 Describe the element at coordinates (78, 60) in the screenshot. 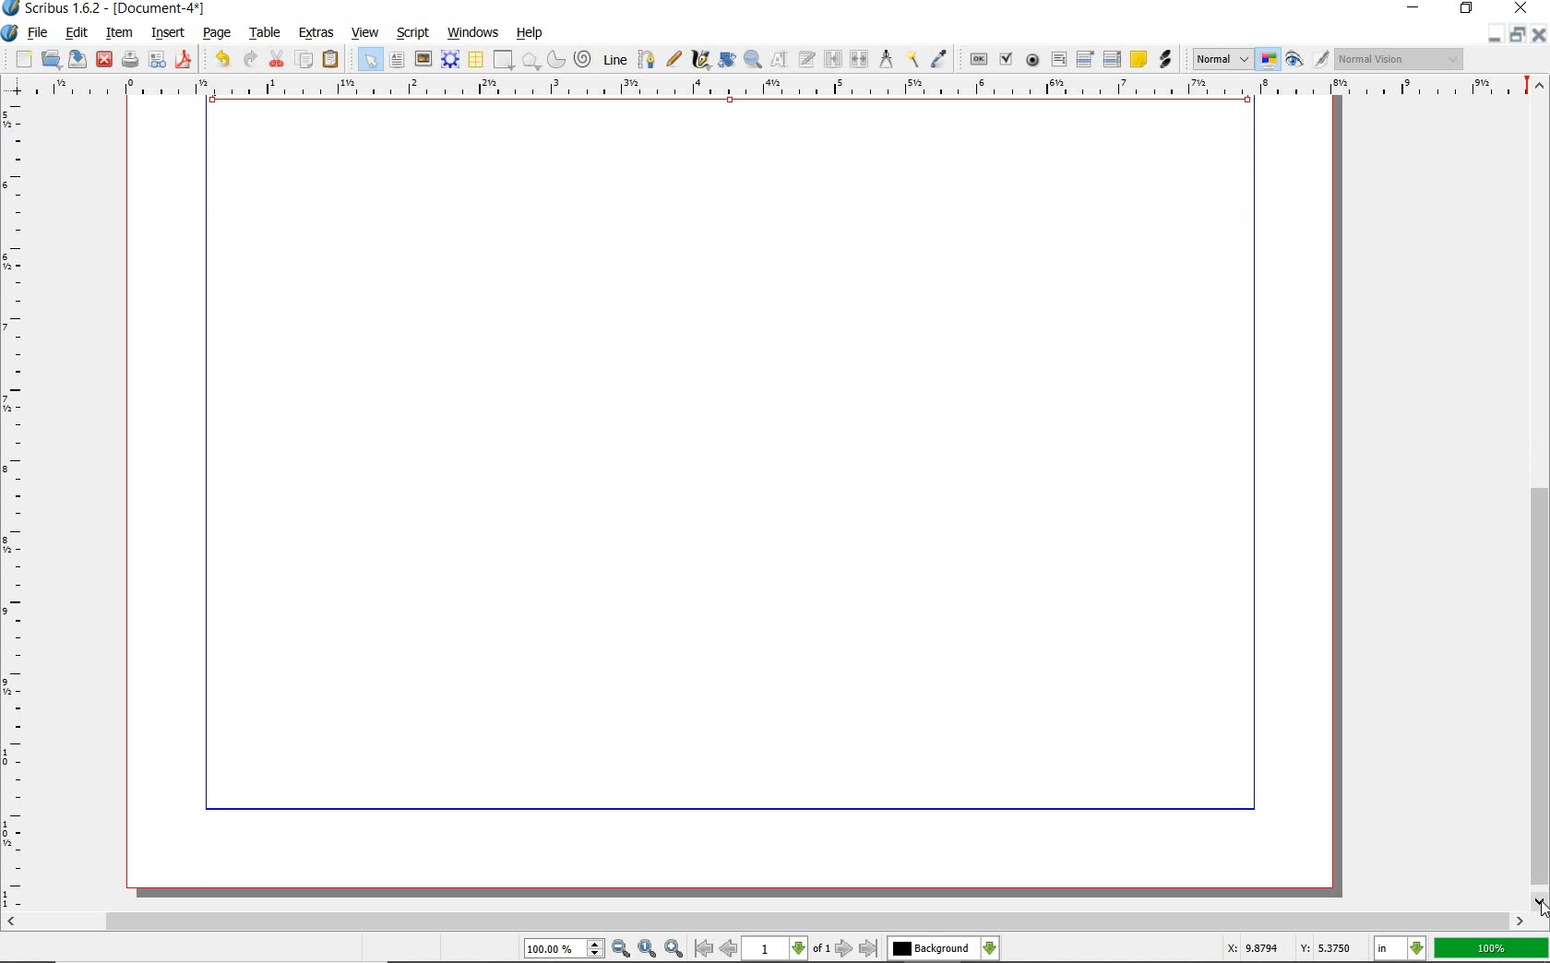

I see `save` at that location.